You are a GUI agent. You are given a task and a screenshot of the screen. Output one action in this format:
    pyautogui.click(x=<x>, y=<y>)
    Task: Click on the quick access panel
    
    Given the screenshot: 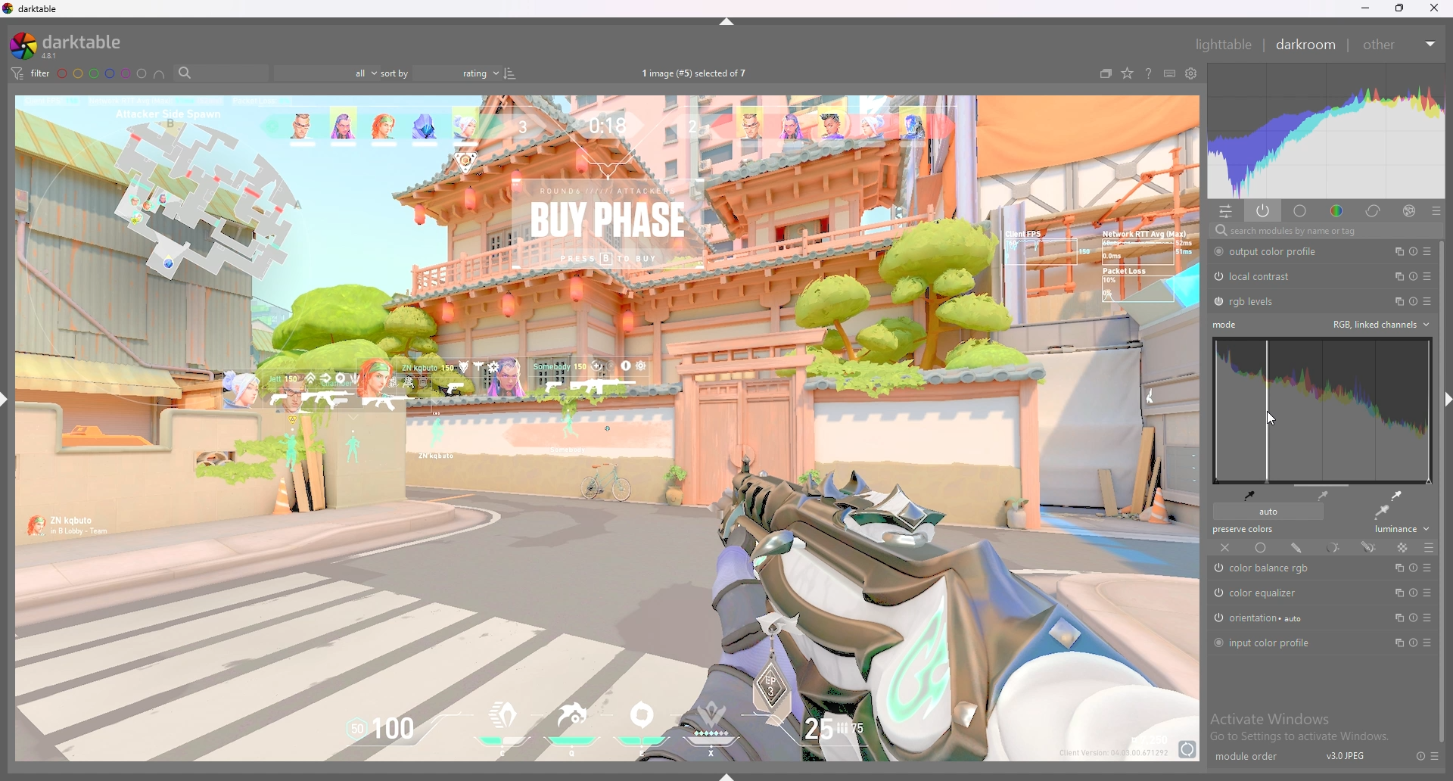 What is the action you would take?
    pyautogui.click(x=1227, y=211)
    